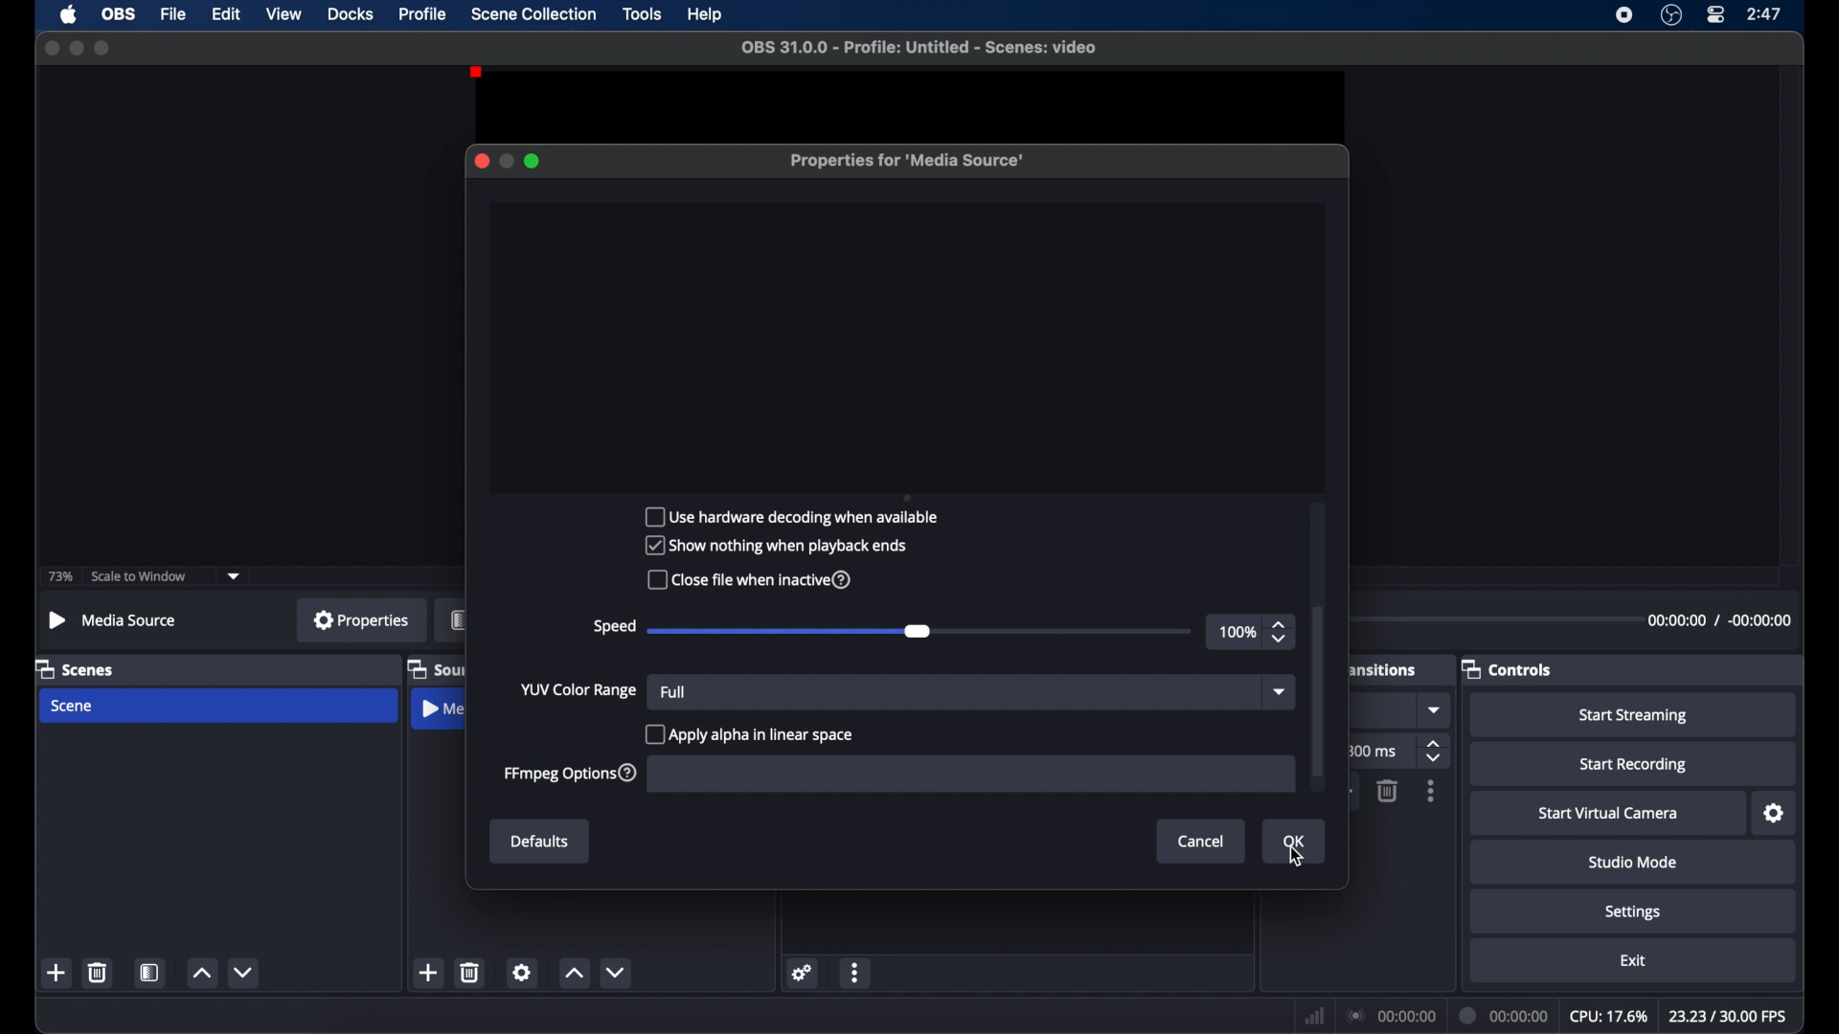 The height and width of the screenshot is (1034, 1839). I want to click on Defaults, so click(540, 842).